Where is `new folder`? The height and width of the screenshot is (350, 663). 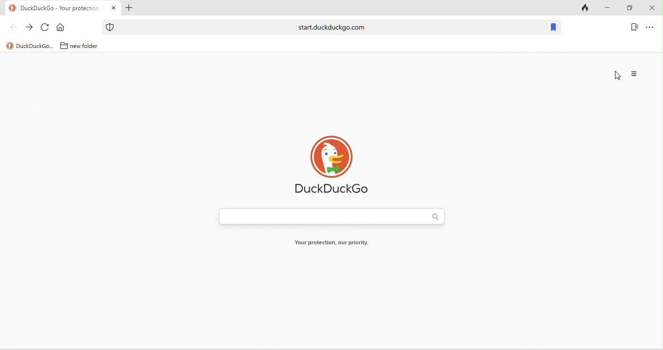
new folder is located at coordinates (81, 46).